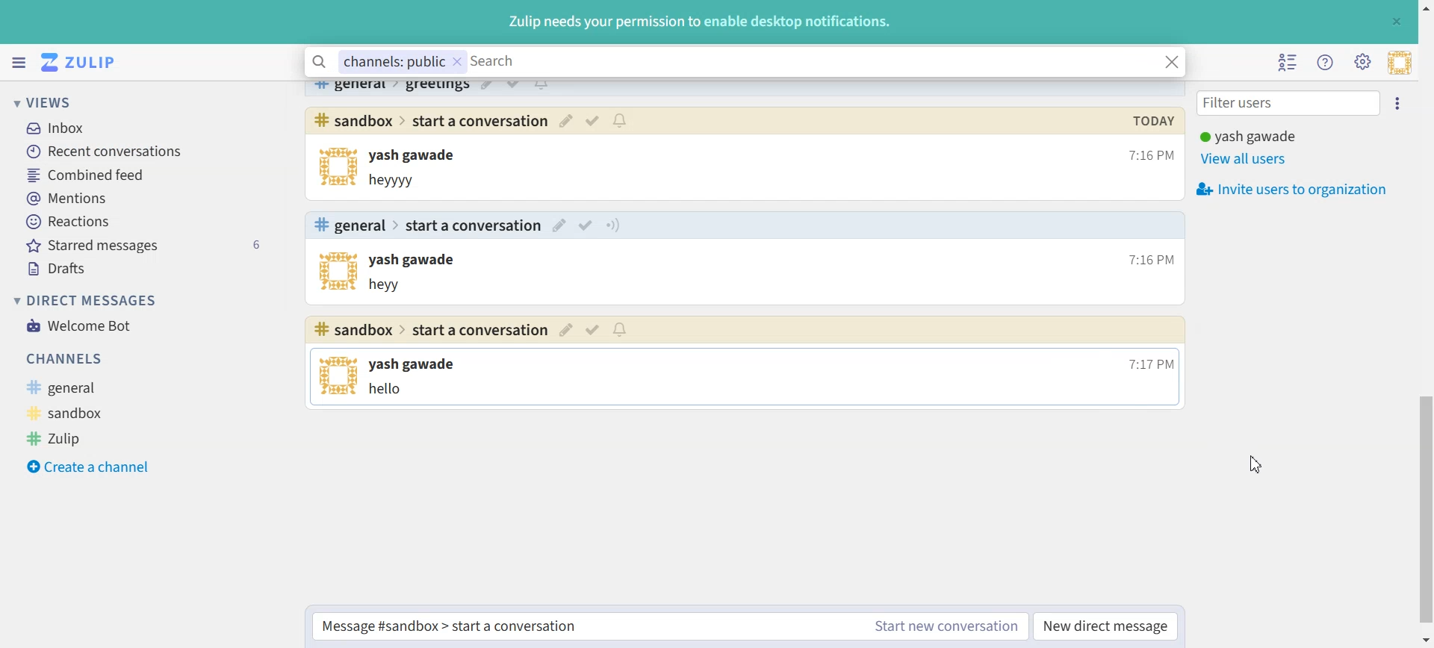 The height and width of the screenshot is (648, 1434). I want to click on yash gawade, so click(416, 261).